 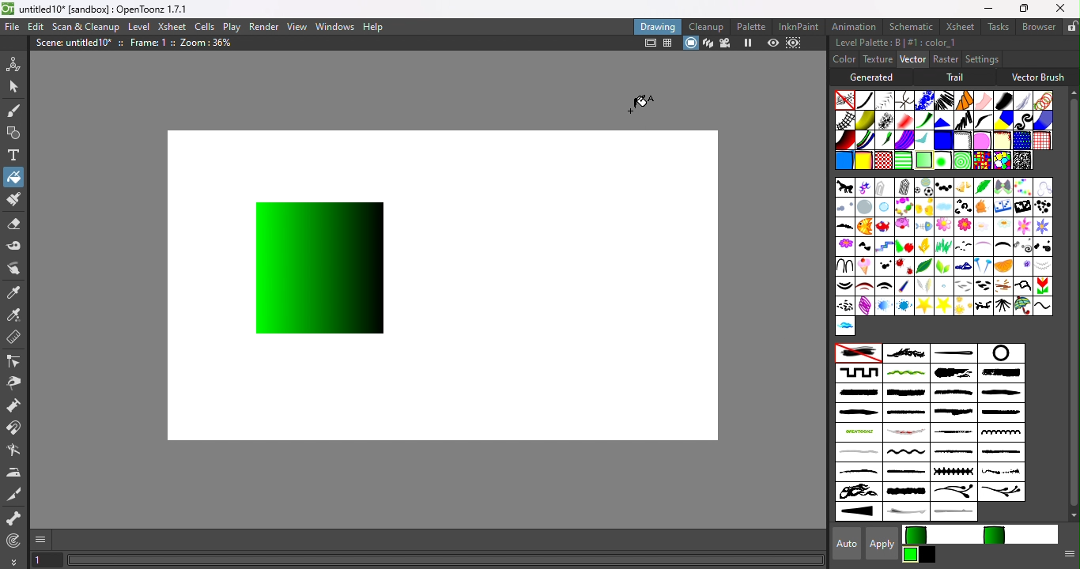 I want to click on Large_brush2, so click(x=1005, y=373).